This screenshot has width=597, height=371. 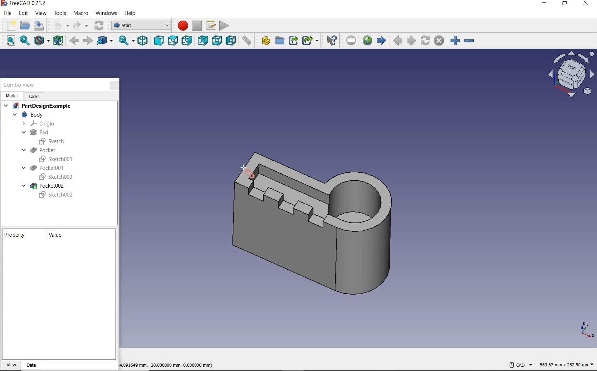 I want to click on forward, so click(x=88, y=41).